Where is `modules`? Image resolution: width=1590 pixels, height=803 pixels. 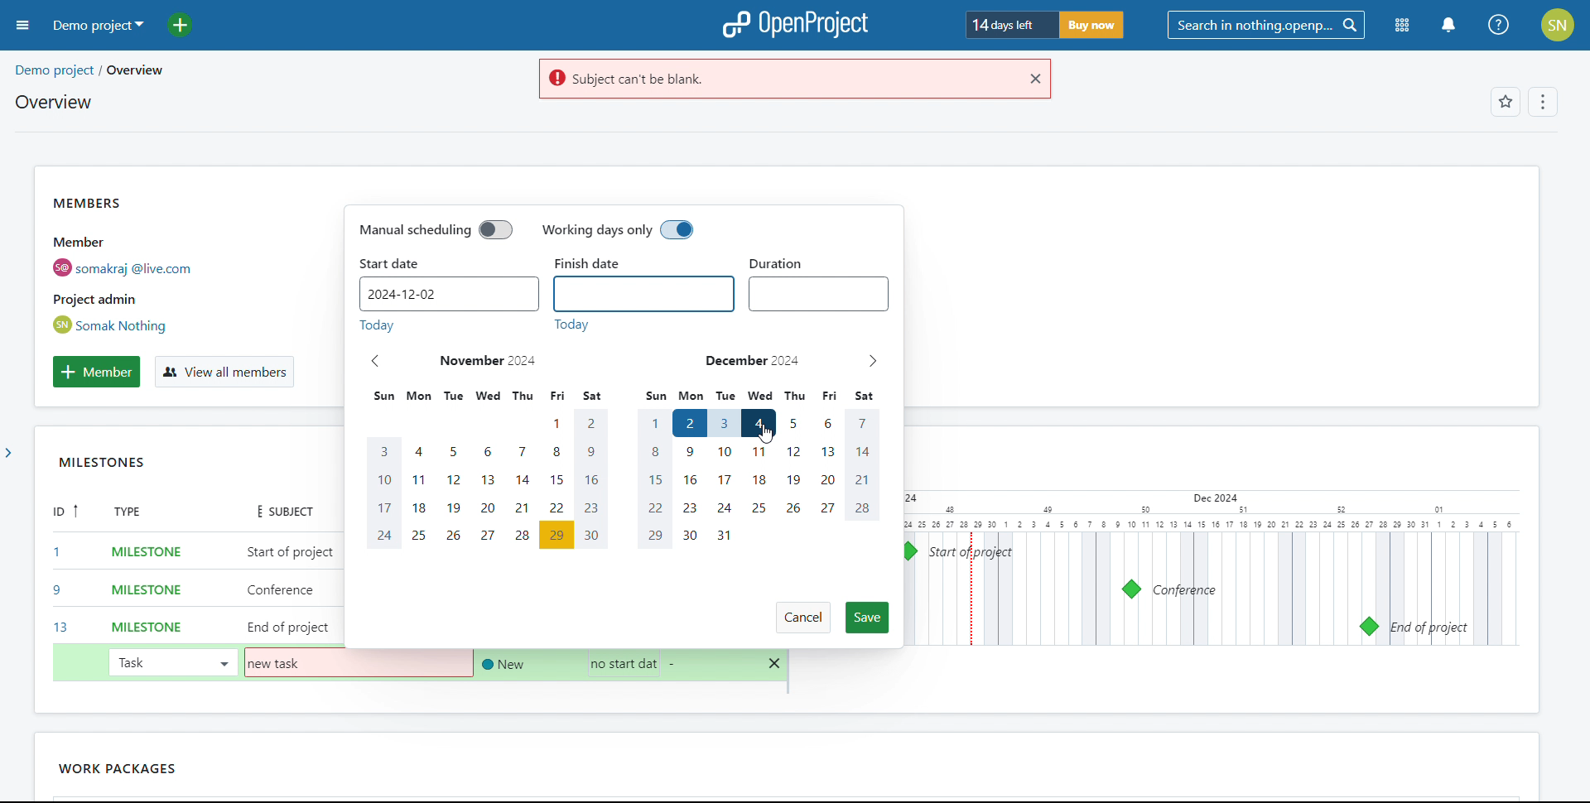 modules is located at coordinates (1403, 26).